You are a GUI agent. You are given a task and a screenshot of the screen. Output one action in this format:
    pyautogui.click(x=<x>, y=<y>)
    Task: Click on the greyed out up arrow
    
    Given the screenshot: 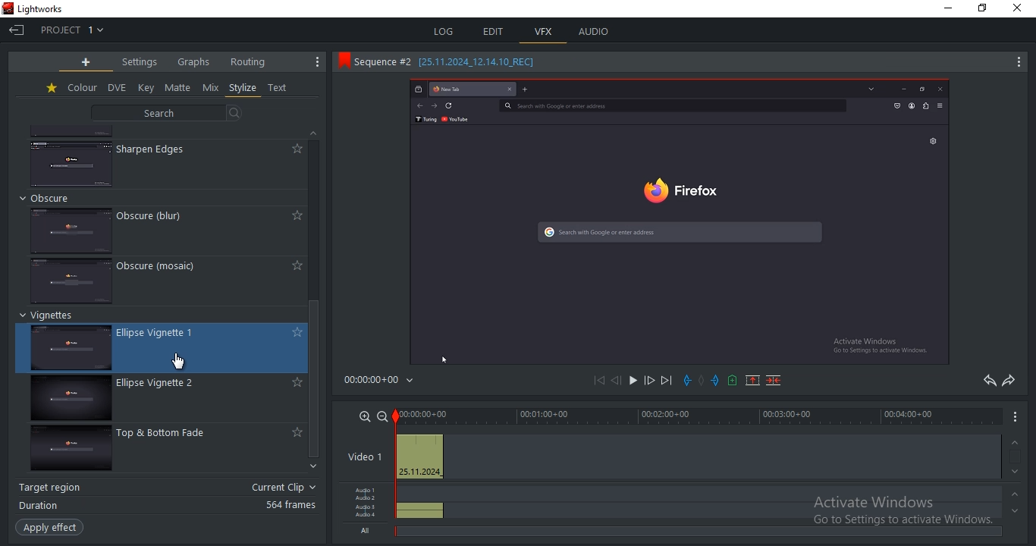 What is the action you would take?
    pyautogui.click(x=1016, y=441)
    